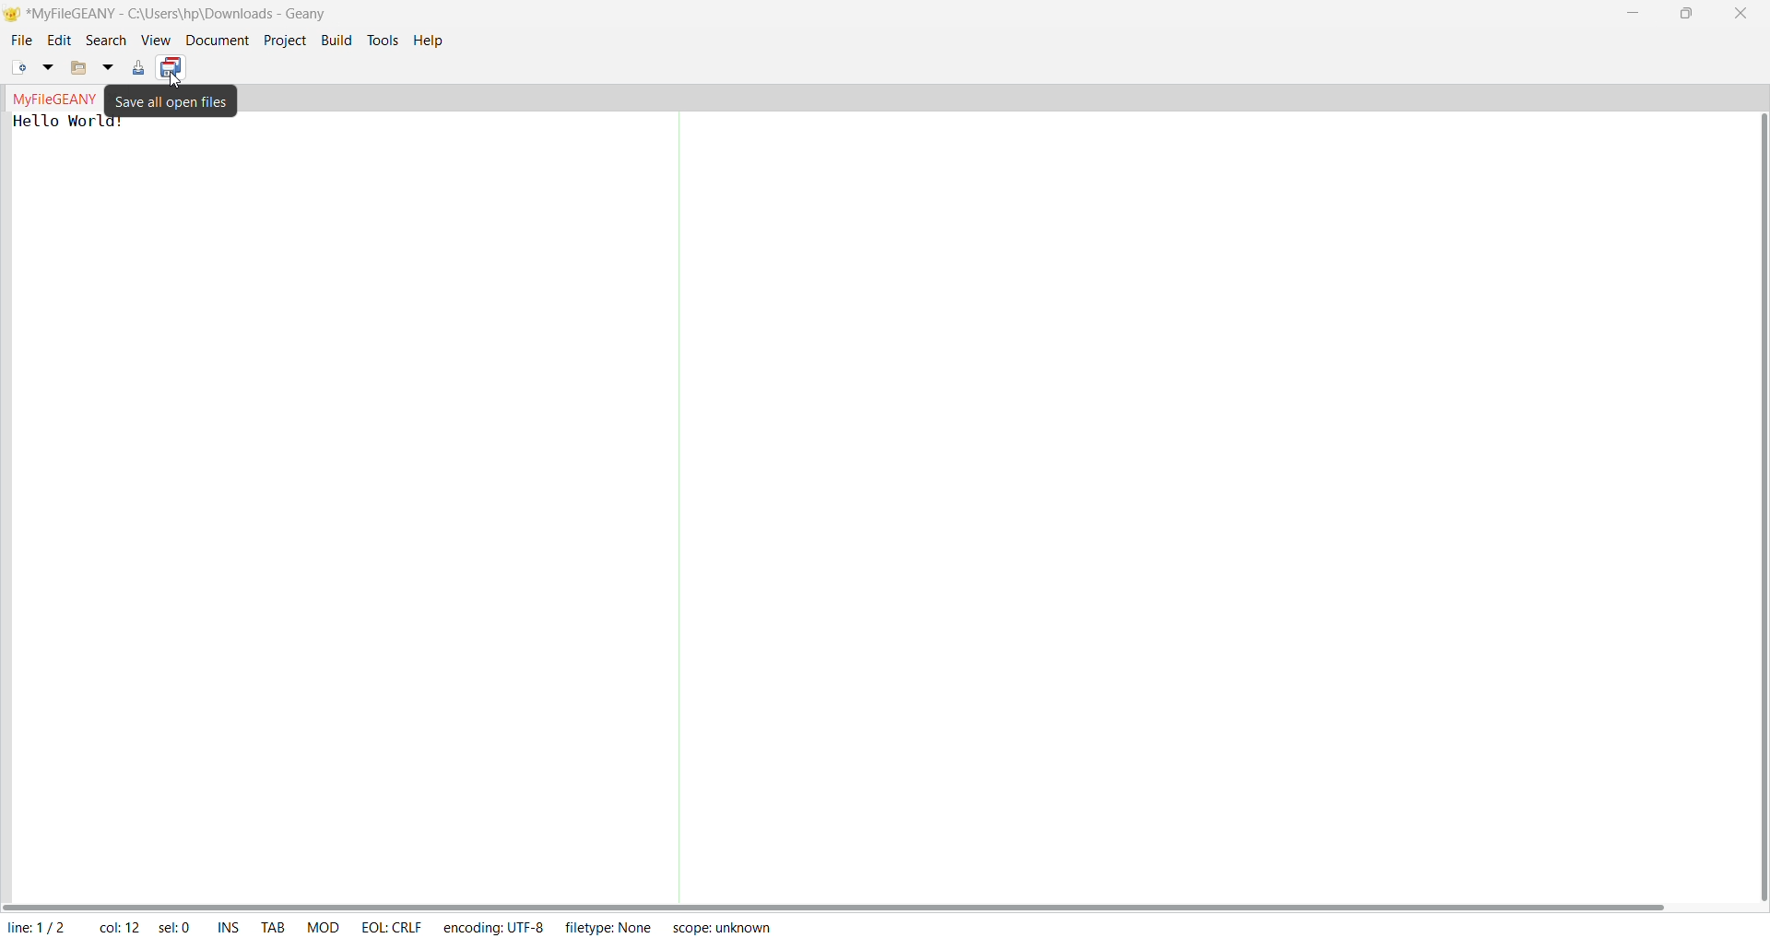 This screenshot has width=1770, height=938. What do you see at coordinates (20, 66) in the screenshot?
I see `New File` at bounding box center [20, 66].